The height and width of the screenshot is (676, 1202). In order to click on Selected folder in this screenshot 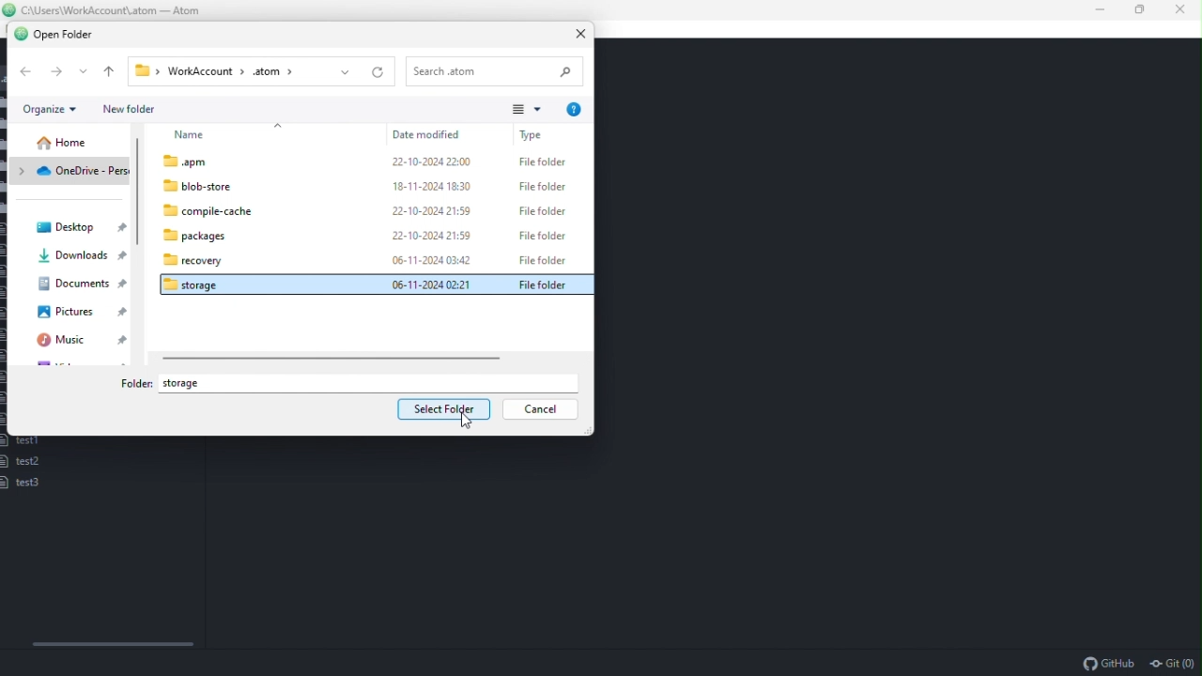, I will do `click(373, 284)`.